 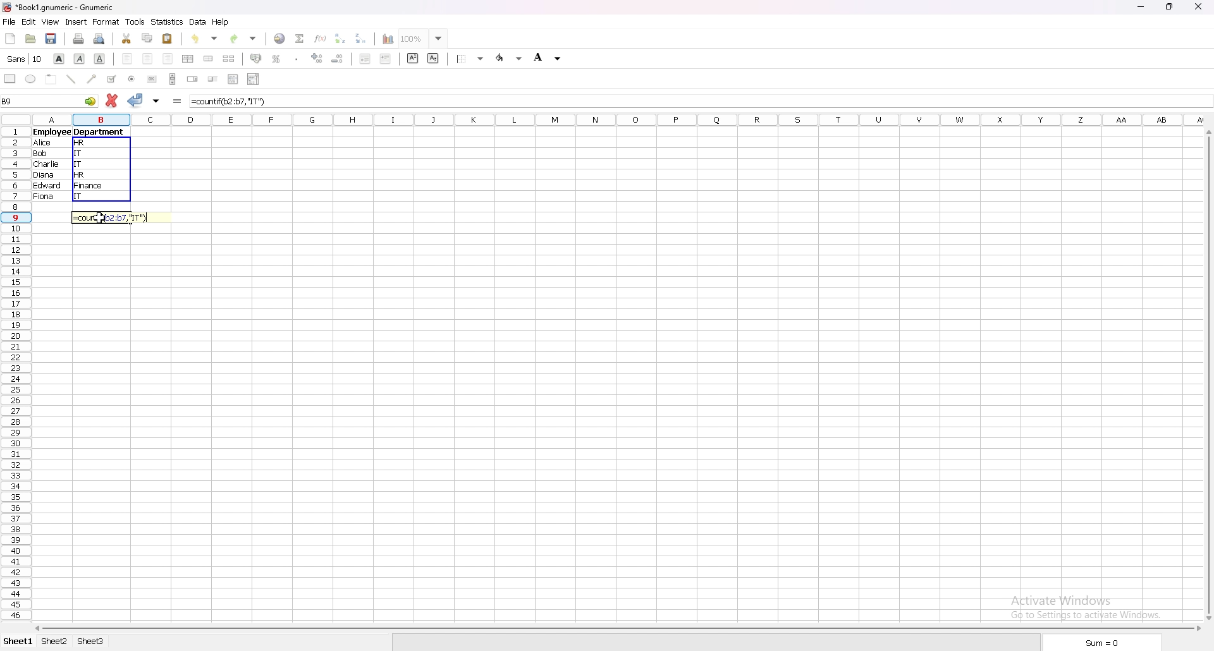 What do you see at coordinates (9, 21) in the screenshot?
I see `file` at bounding box center [9, 21].